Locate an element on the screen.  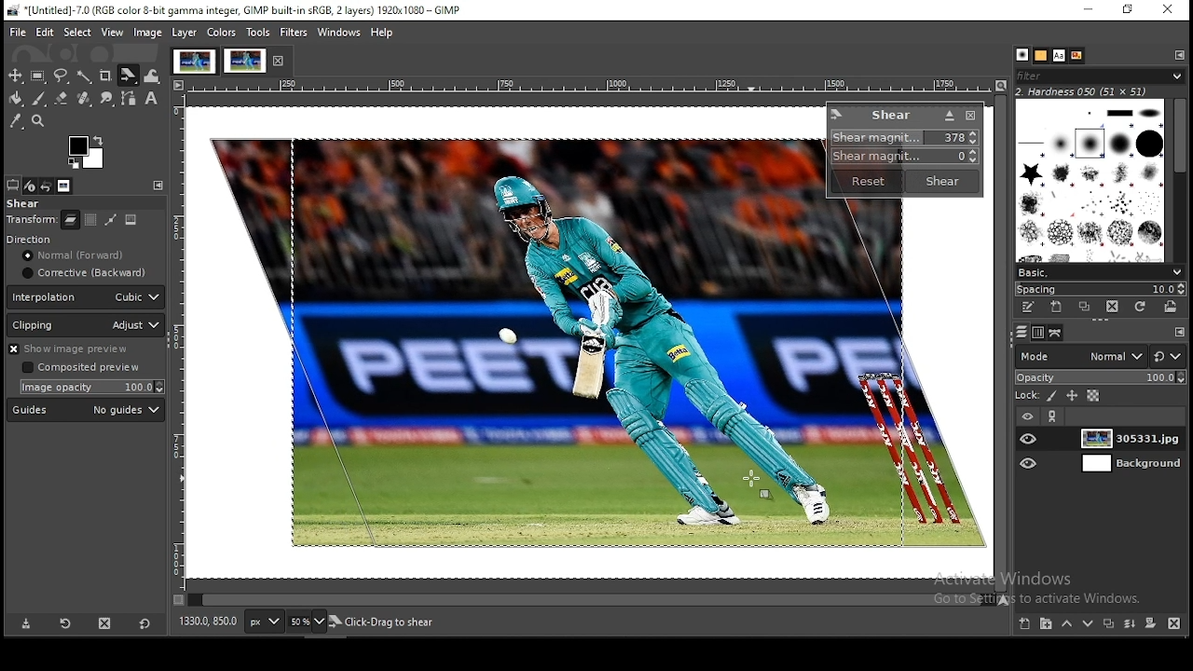
direction is located at coordinates (53, 239).